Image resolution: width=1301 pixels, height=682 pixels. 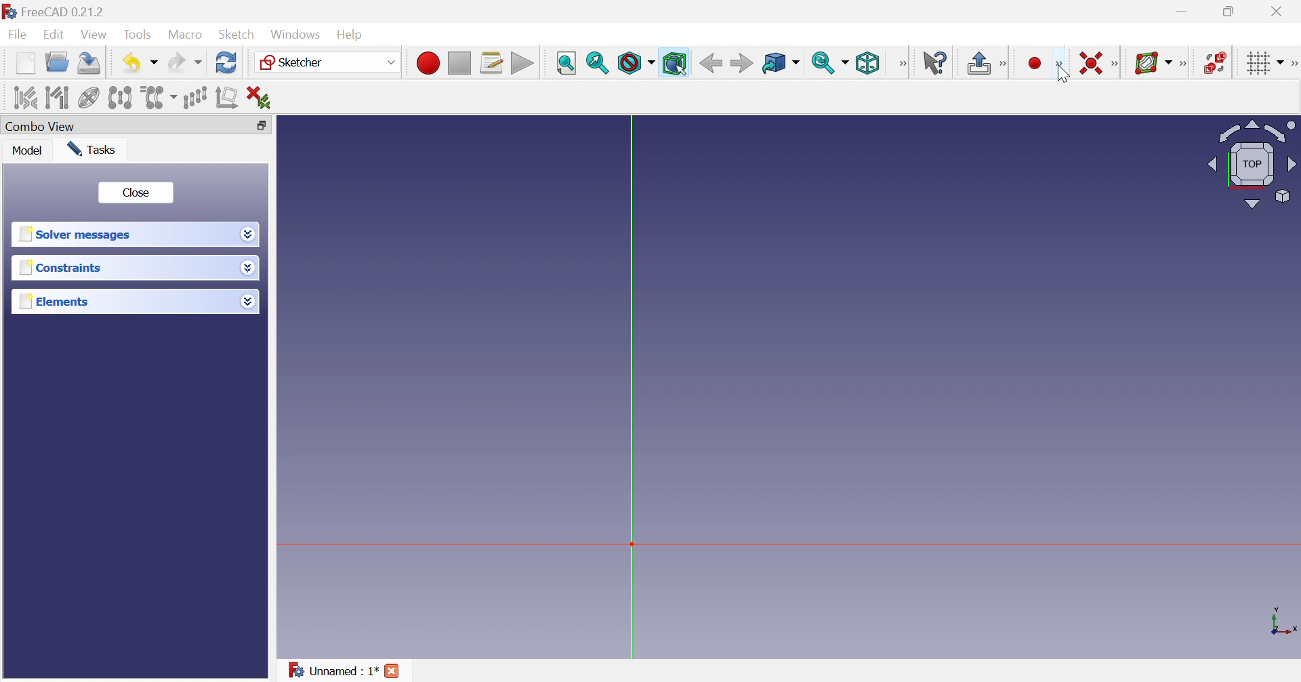 What do you see at coordinates (1281, 620) in the screenshot?
I see `x, y axis` at bounding box center [1281, 620].